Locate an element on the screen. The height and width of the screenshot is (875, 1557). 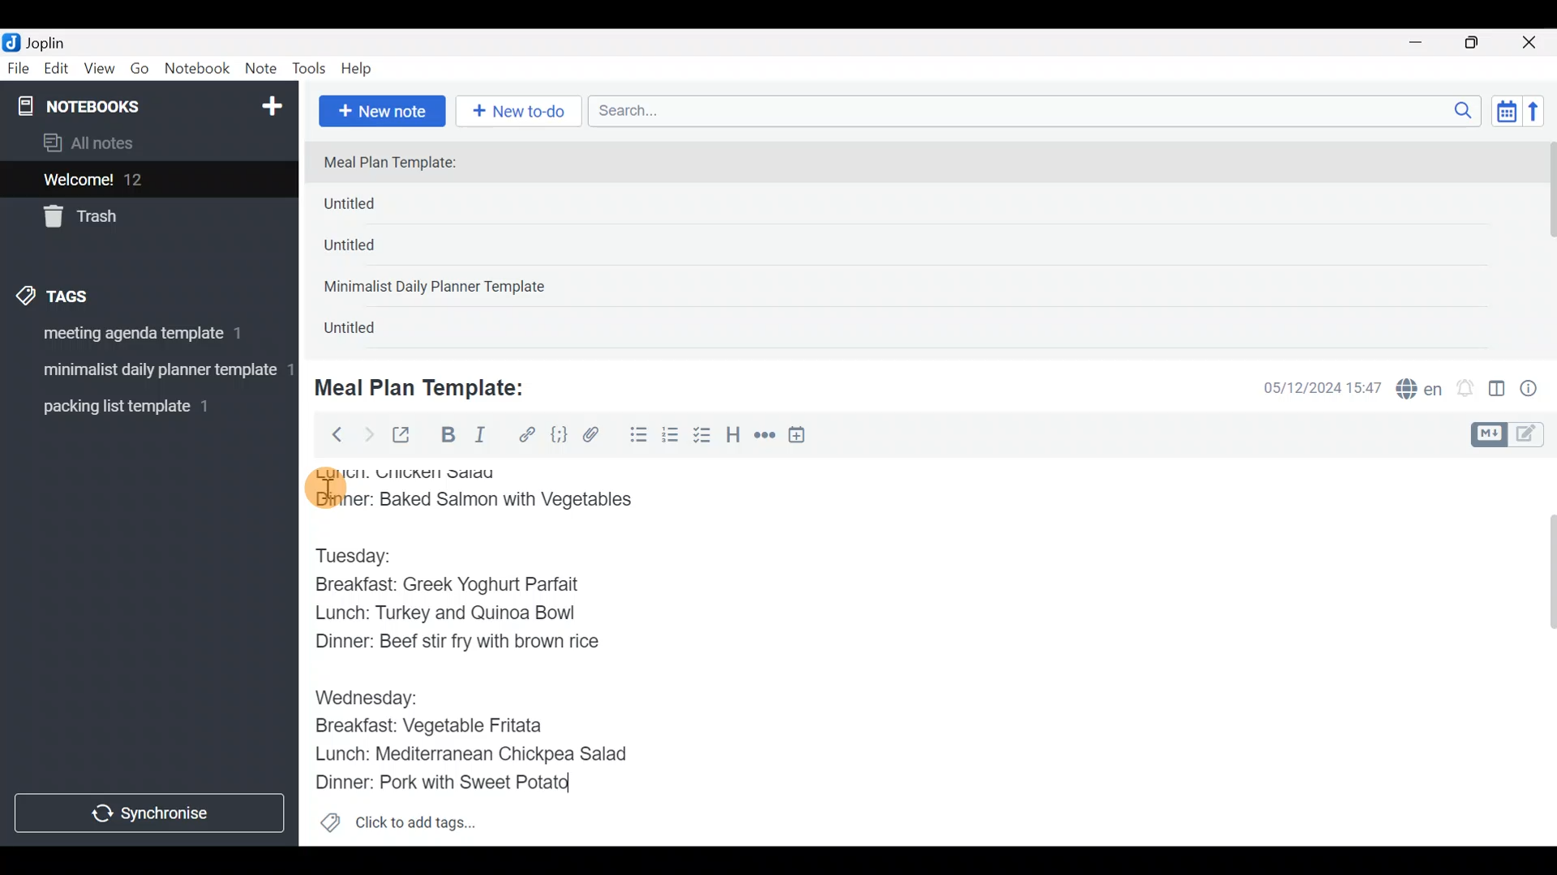
Meal Plan Template: is located at coordinates (430, 386).